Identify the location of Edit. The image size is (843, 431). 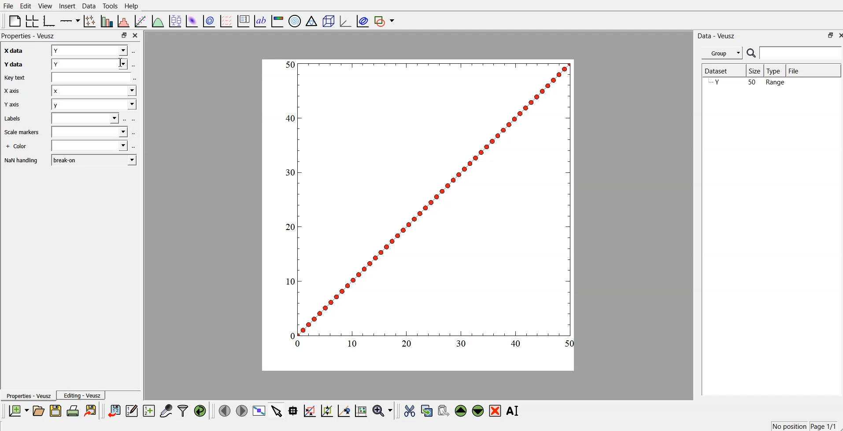
(26, 6).